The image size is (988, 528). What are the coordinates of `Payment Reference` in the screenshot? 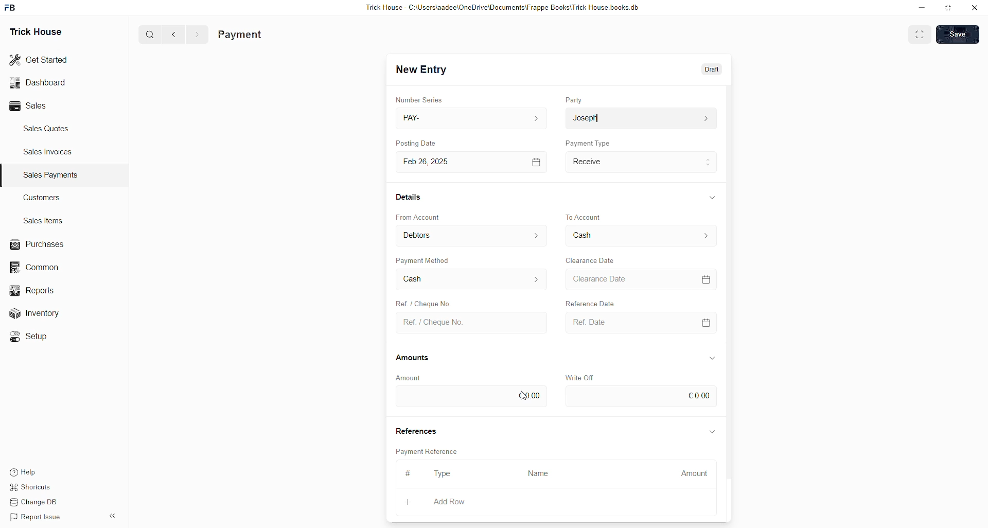 It's located at (429, 450).